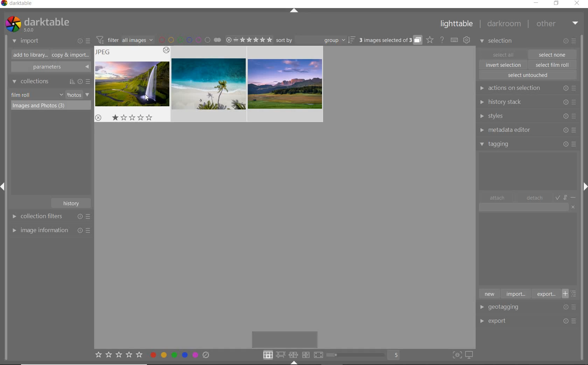 The height and width of the screenshot is (365, 588). Describe the element at coordinates (570, 321) in the screenshot. I see `Options` at that location.